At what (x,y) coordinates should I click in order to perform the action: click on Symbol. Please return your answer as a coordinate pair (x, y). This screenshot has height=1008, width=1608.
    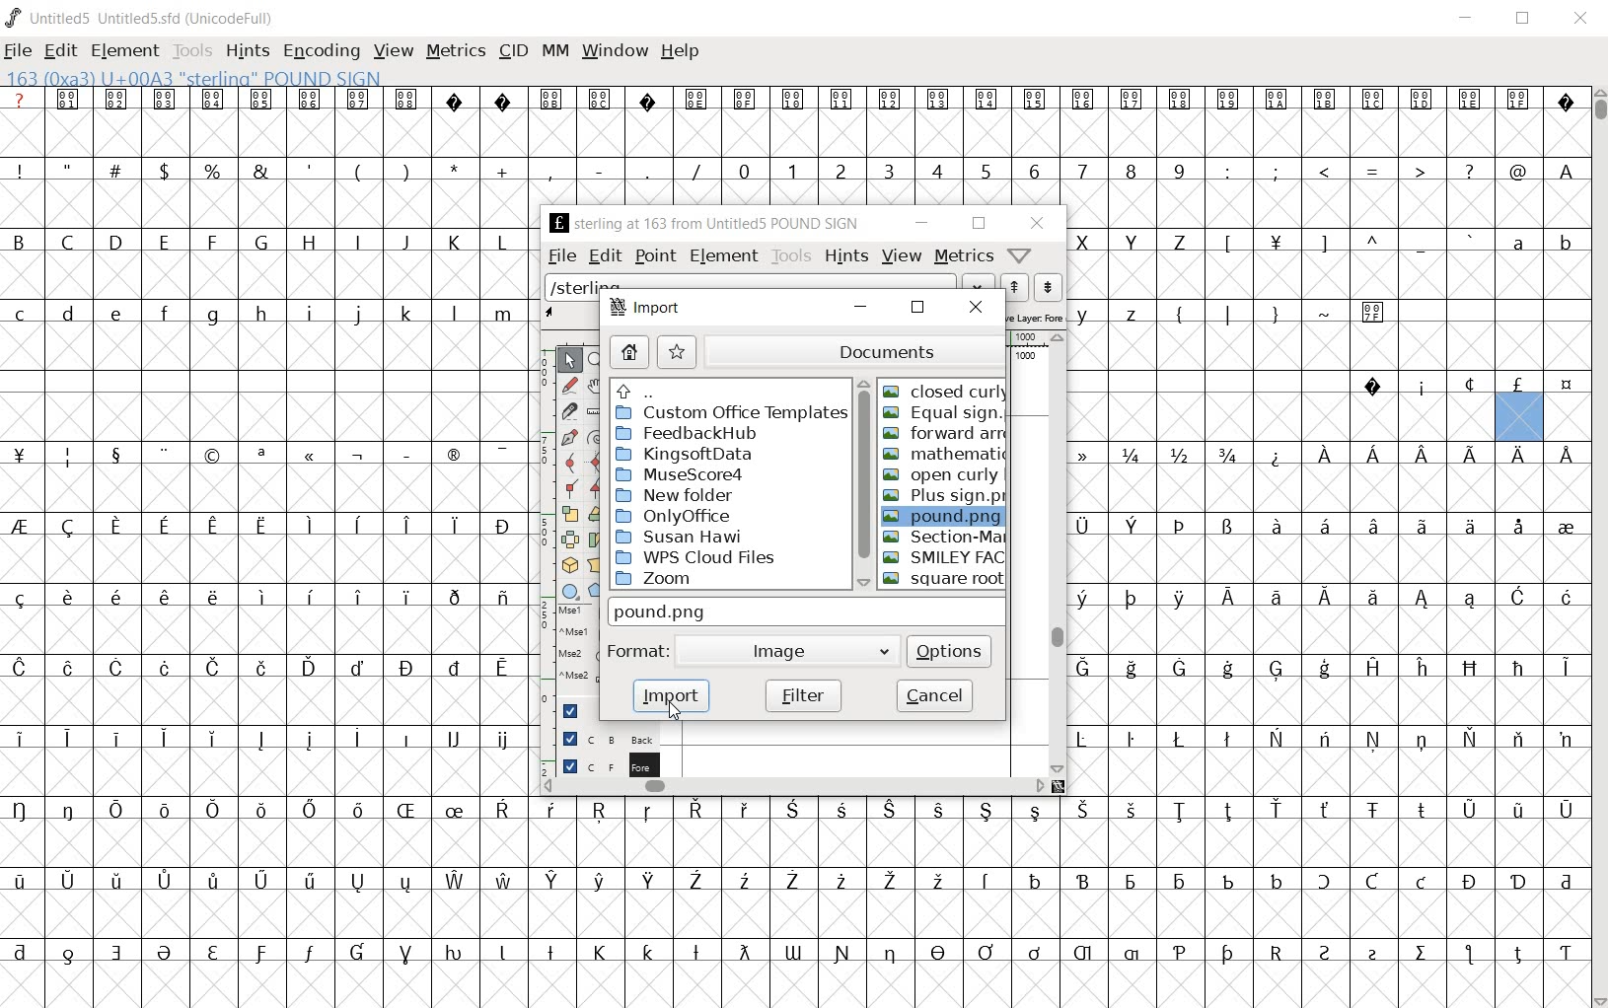
    Looking at the image, I should click on (260, 456).